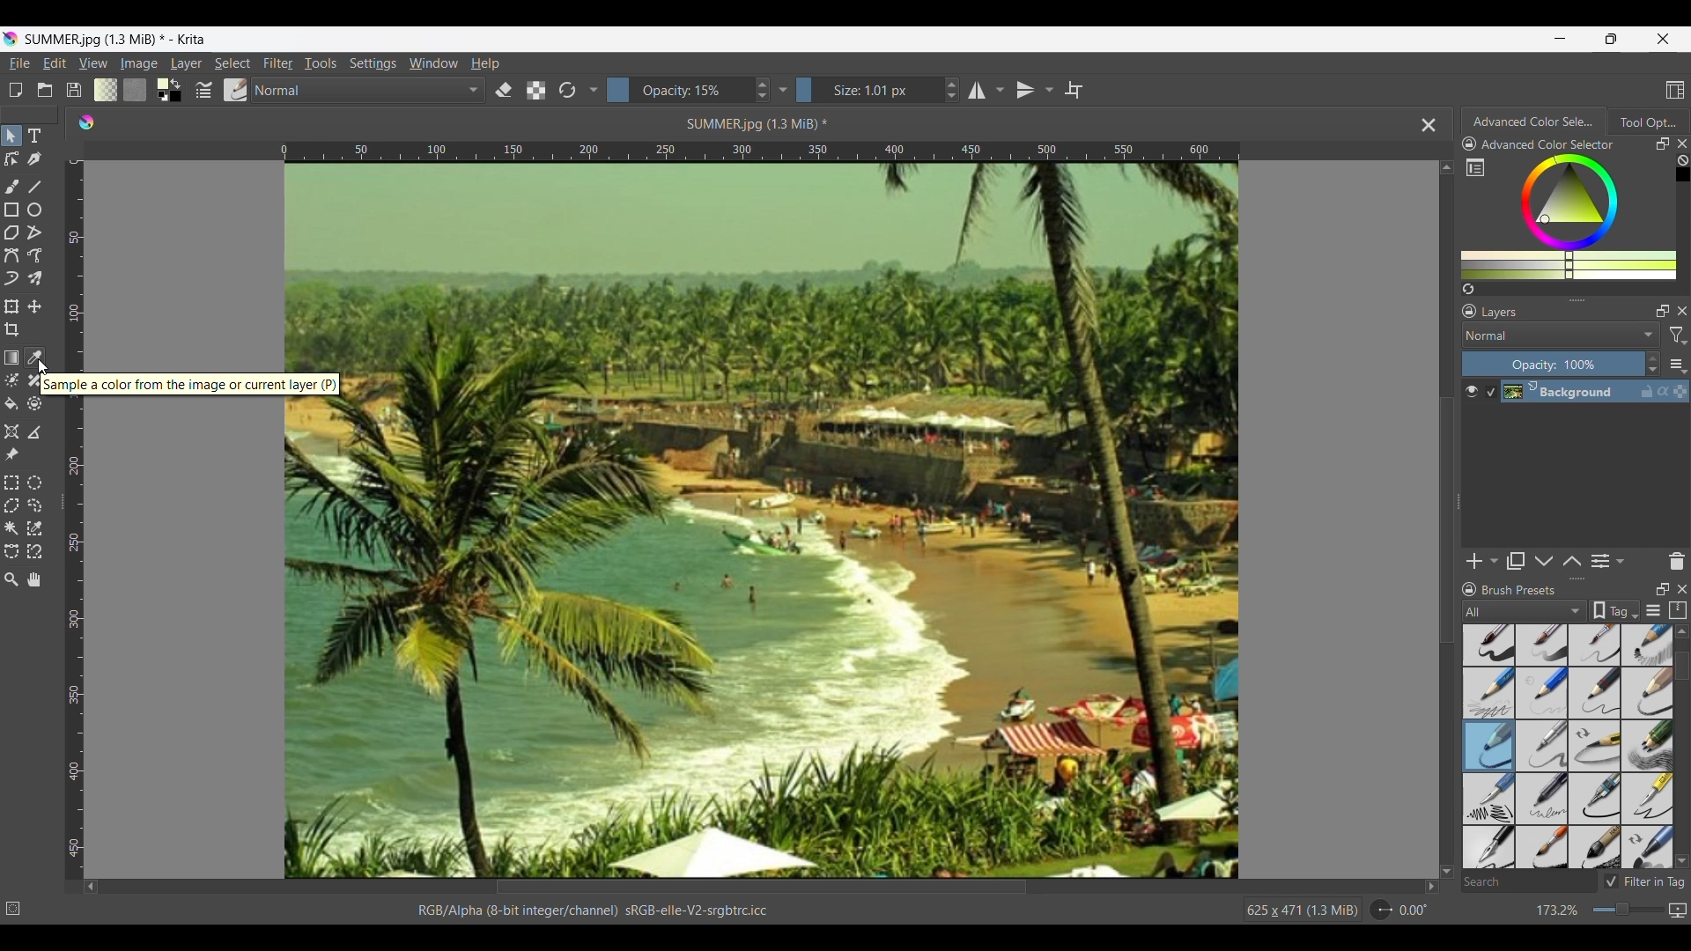  What do you see at coordinates (1652, 365) in the screenshot?
I see `Increase/Decrease opacity` at bounding box center [1652, 365].